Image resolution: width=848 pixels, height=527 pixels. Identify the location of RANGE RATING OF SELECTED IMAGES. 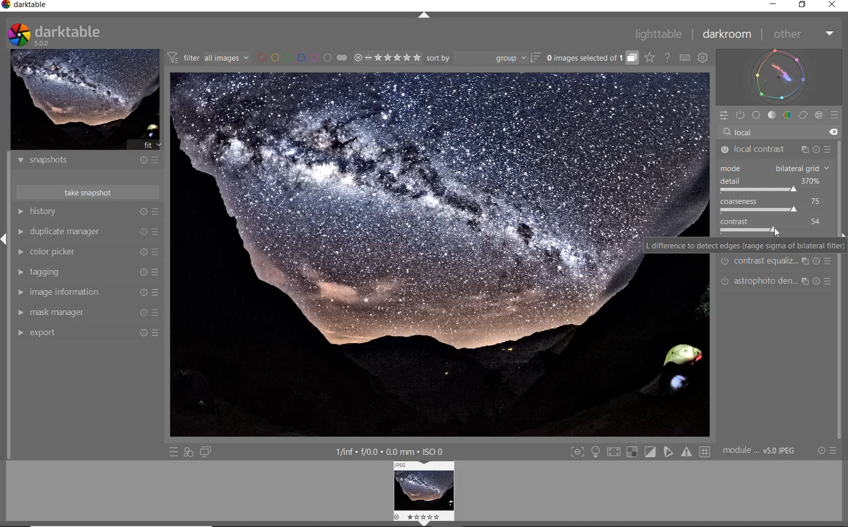
(387, 58).